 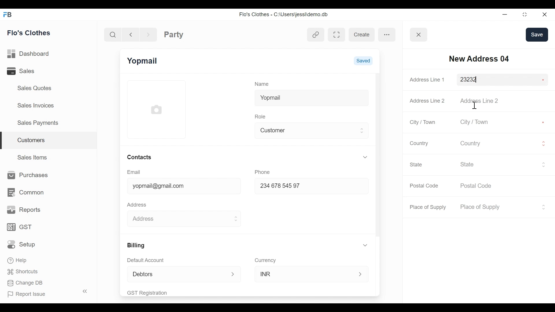 What do you see at coordinates (544, 122) in the screenshot?
I see `Asterisk ` at bounding box center [544, 122].